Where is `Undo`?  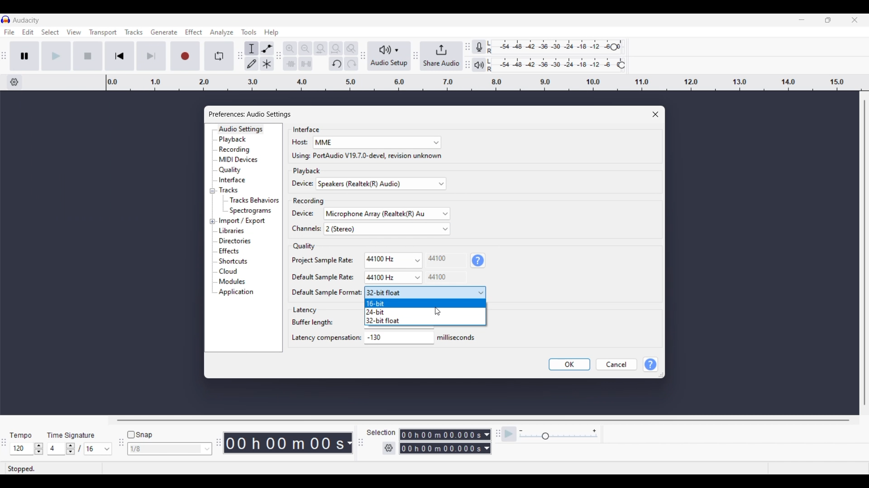 Undo is located at coordinates (336, 64).